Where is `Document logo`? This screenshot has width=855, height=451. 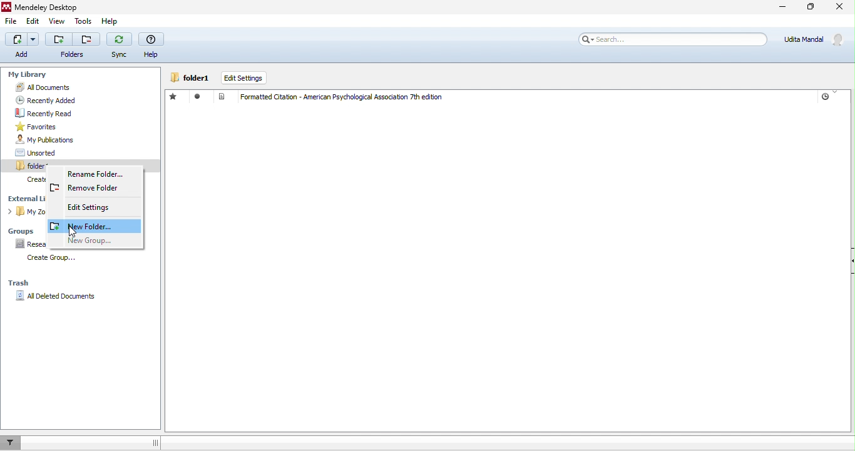
Document logo is located at coordinates (222, 96).